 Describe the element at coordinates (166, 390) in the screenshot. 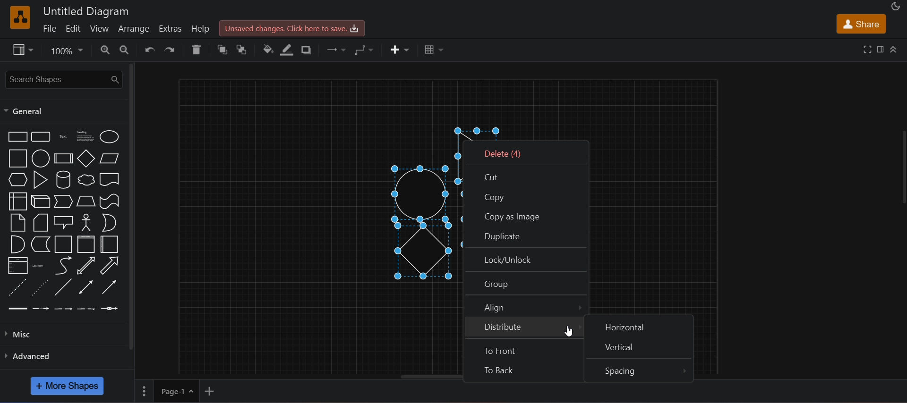

I see `page 1 ` at that location.